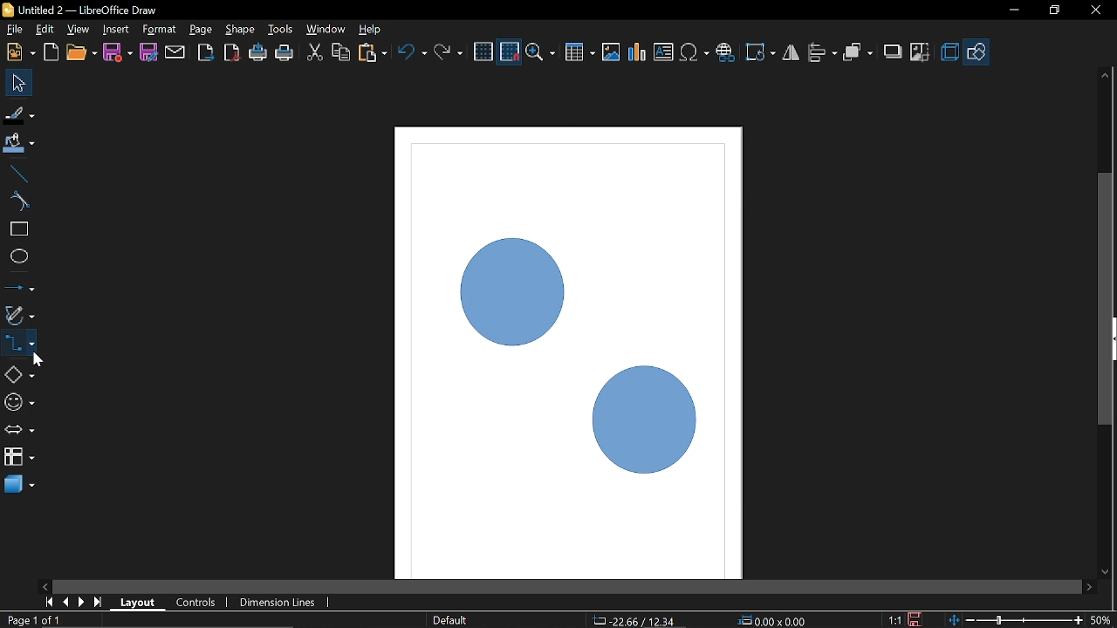 The image size is (1117, 628). What do you see at coordinates (114, 29) in the screenshot?
I see `Insert` at bounding box center [114, 29].